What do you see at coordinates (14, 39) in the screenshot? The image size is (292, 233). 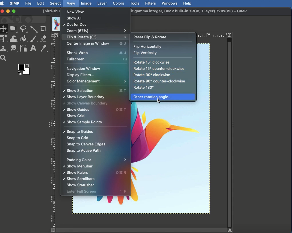 I see `Warp transformation` at bounding box center [14, 39].